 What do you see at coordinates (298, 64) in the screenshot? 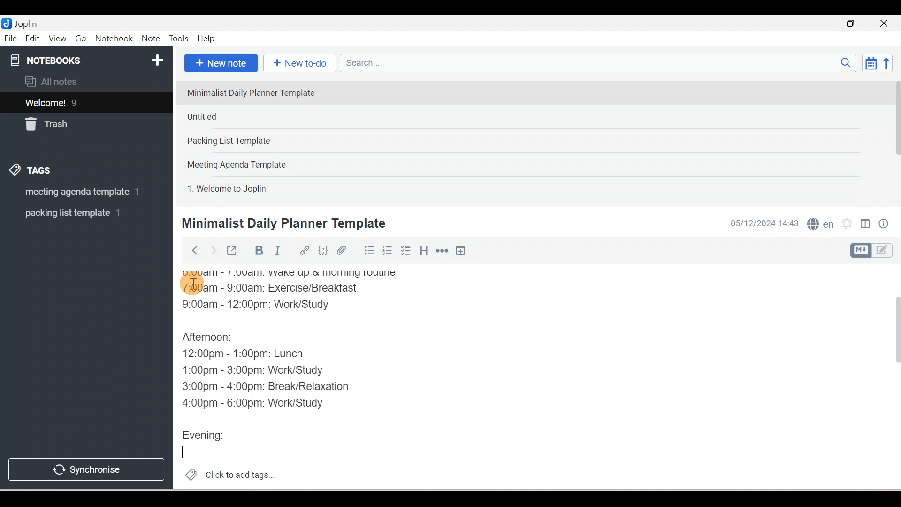
I see `New to-do` at bounding box center [298, 64].